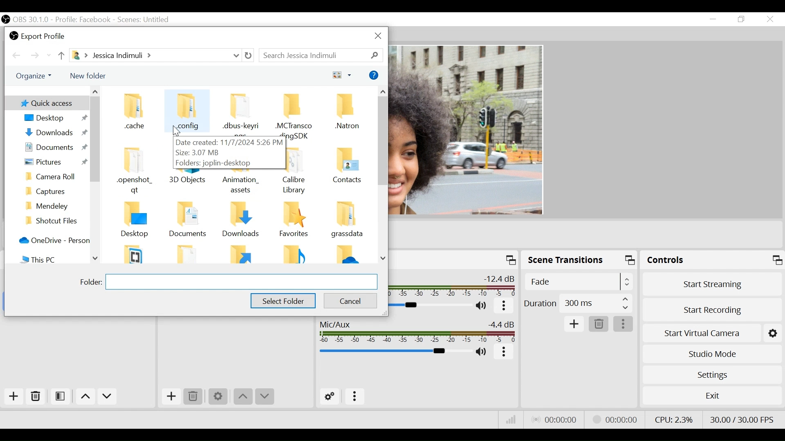  What do you see at coordinates (356, 397) in the screenshot?
I see `More options` at bounding box center [356, 397].